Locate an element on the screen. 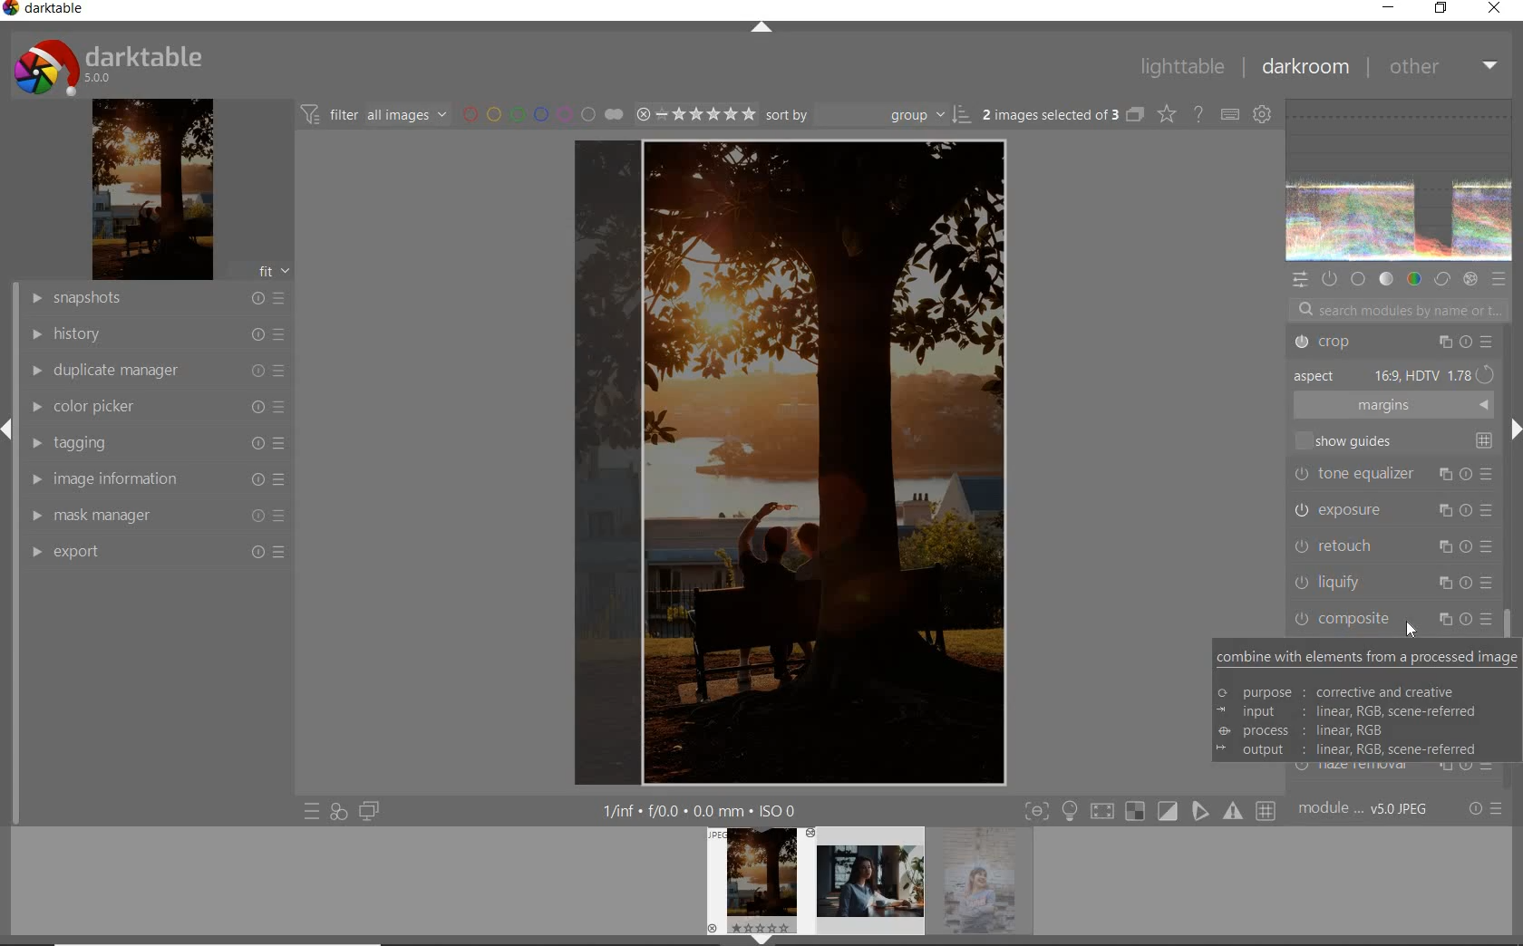  effect  is located at coordinates (1470, 280).